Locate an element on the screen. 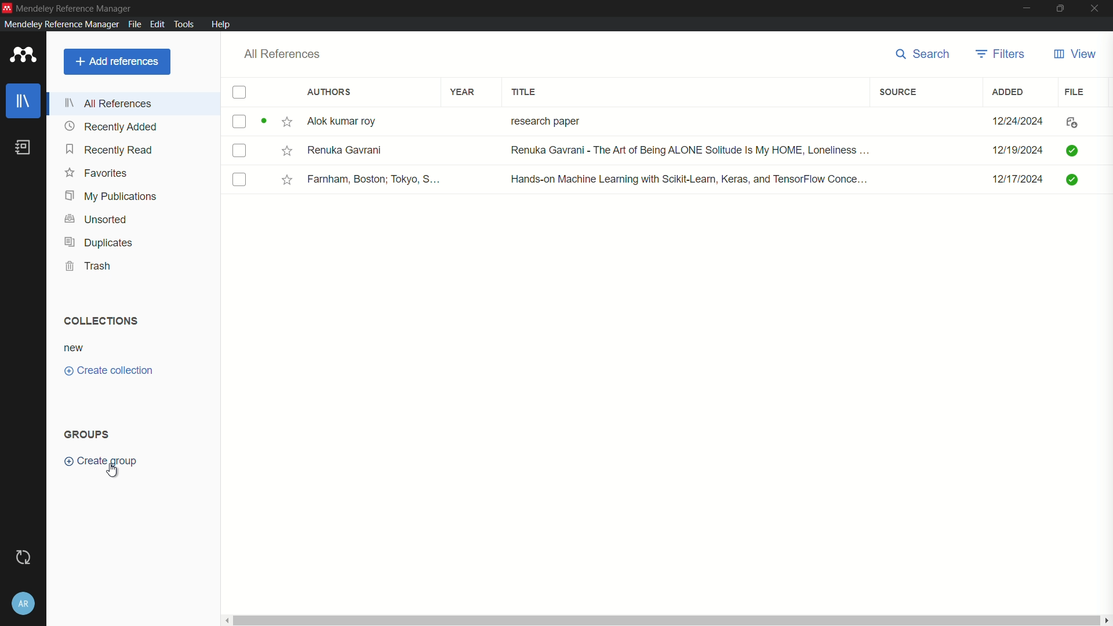 The height and width of the screenshot is (626, 1113). book is located at coordinates (23, 147).